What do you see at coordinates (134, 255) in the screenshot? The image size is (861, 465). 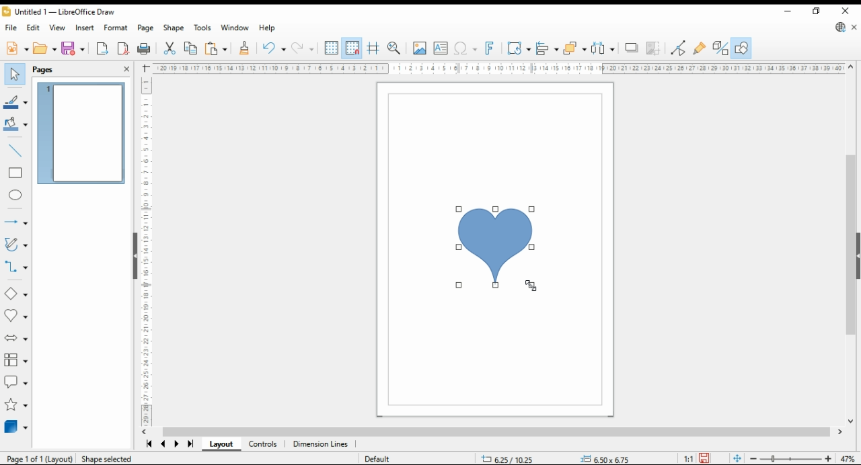 I see `hide button` at bounding box center [134, 255].